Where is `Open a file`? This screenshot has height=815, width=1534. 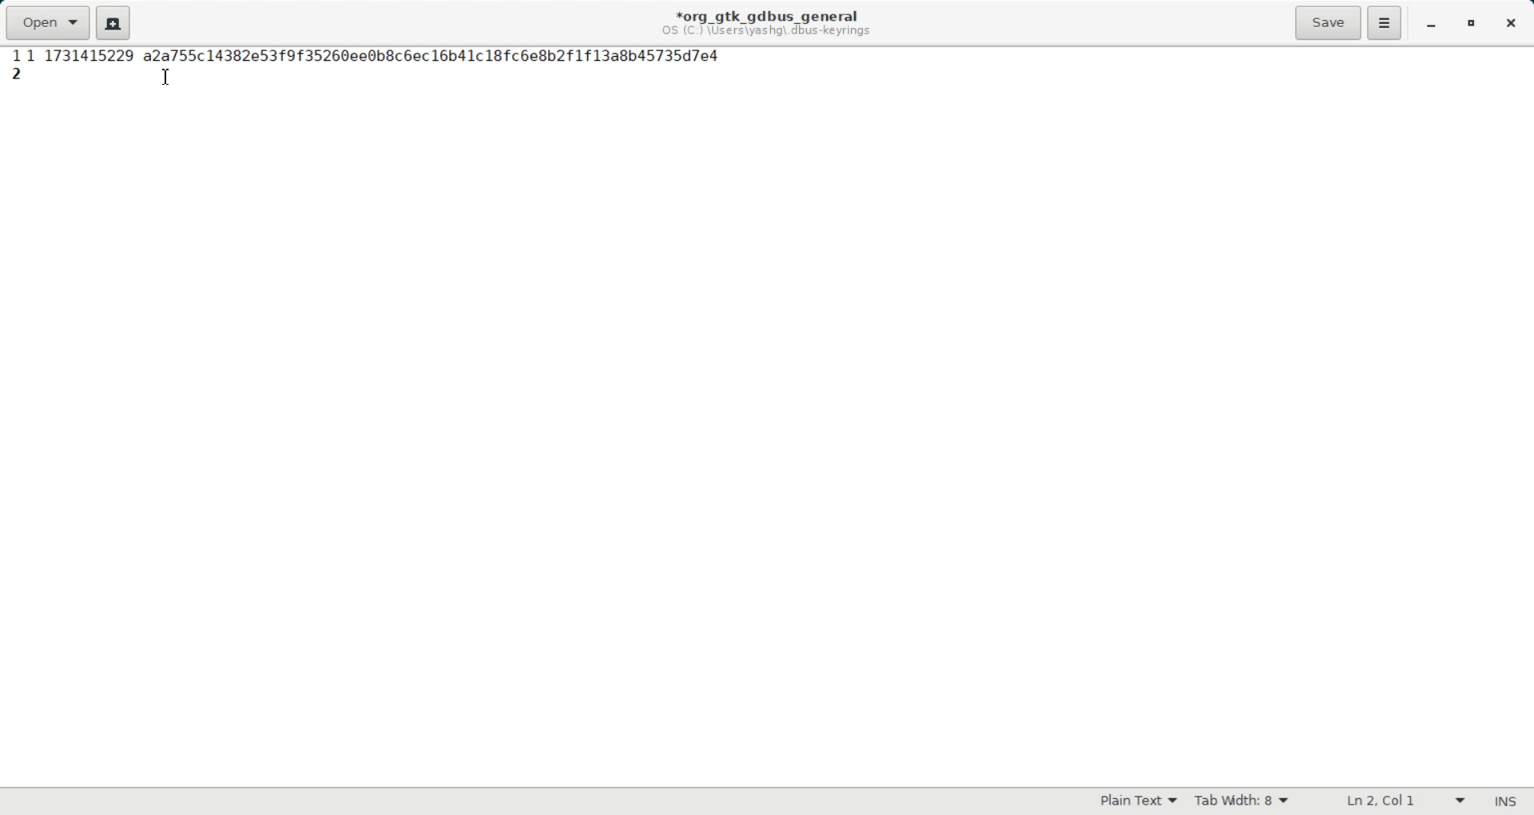 Open a file is located at coordinates (46, 22).